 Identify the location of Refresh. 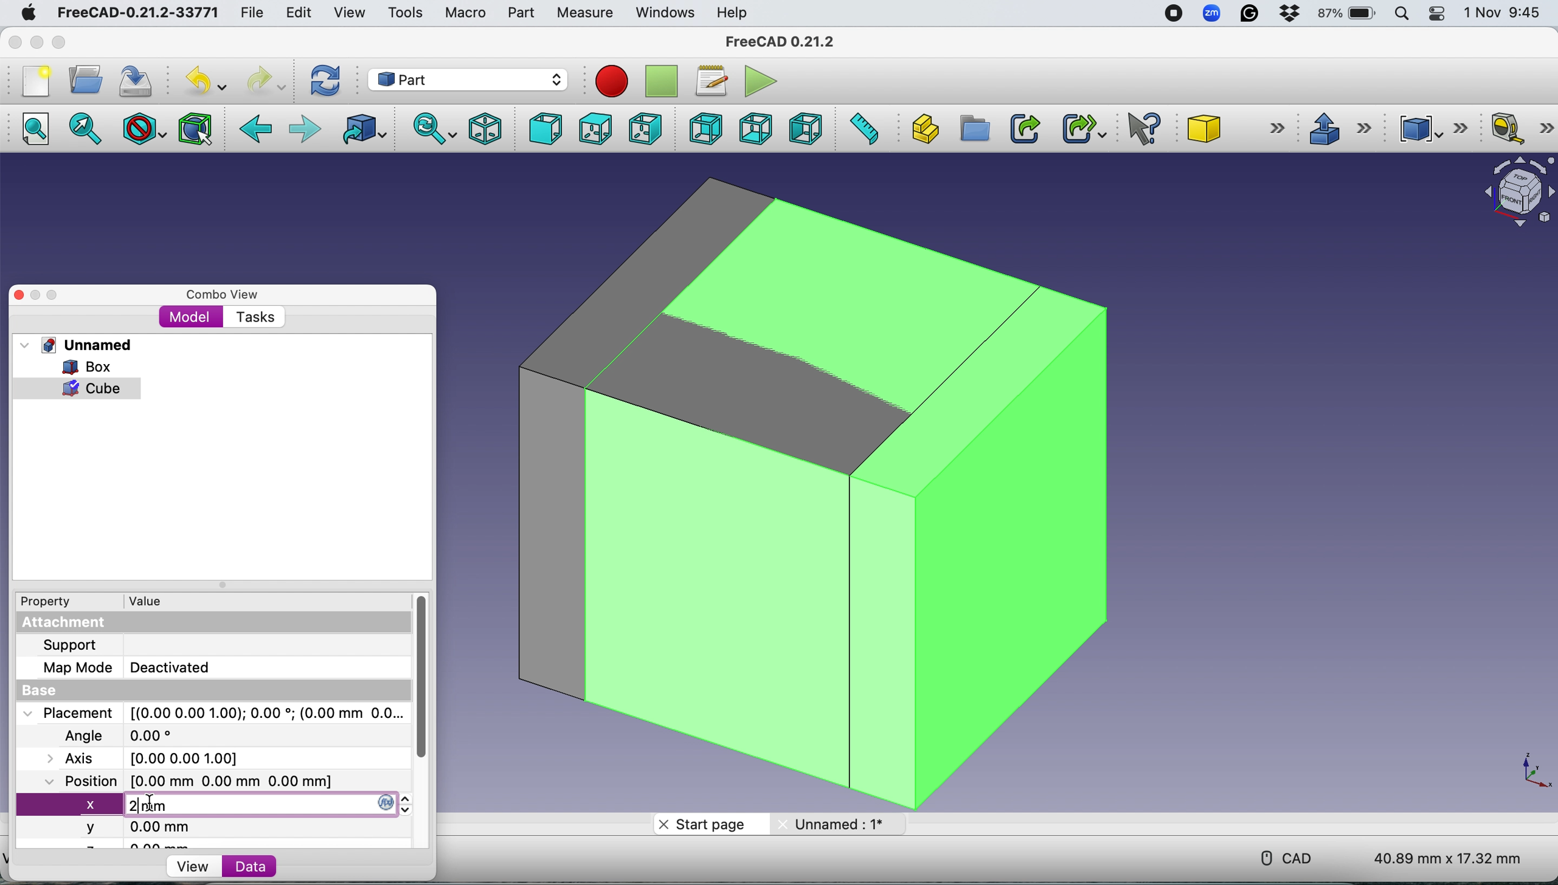
(328, 80).